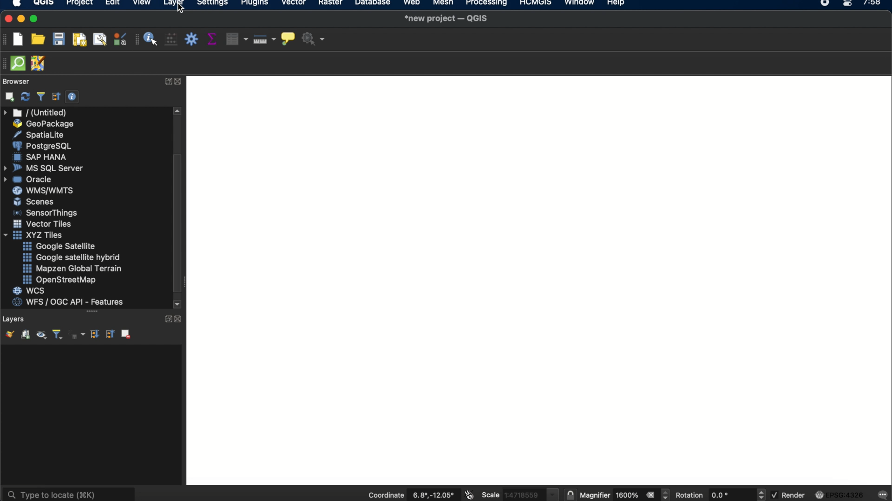 The height and width of the screenshot is (501, 892). I want to click on lock the scale to use the magnifier, so click(569, 494).